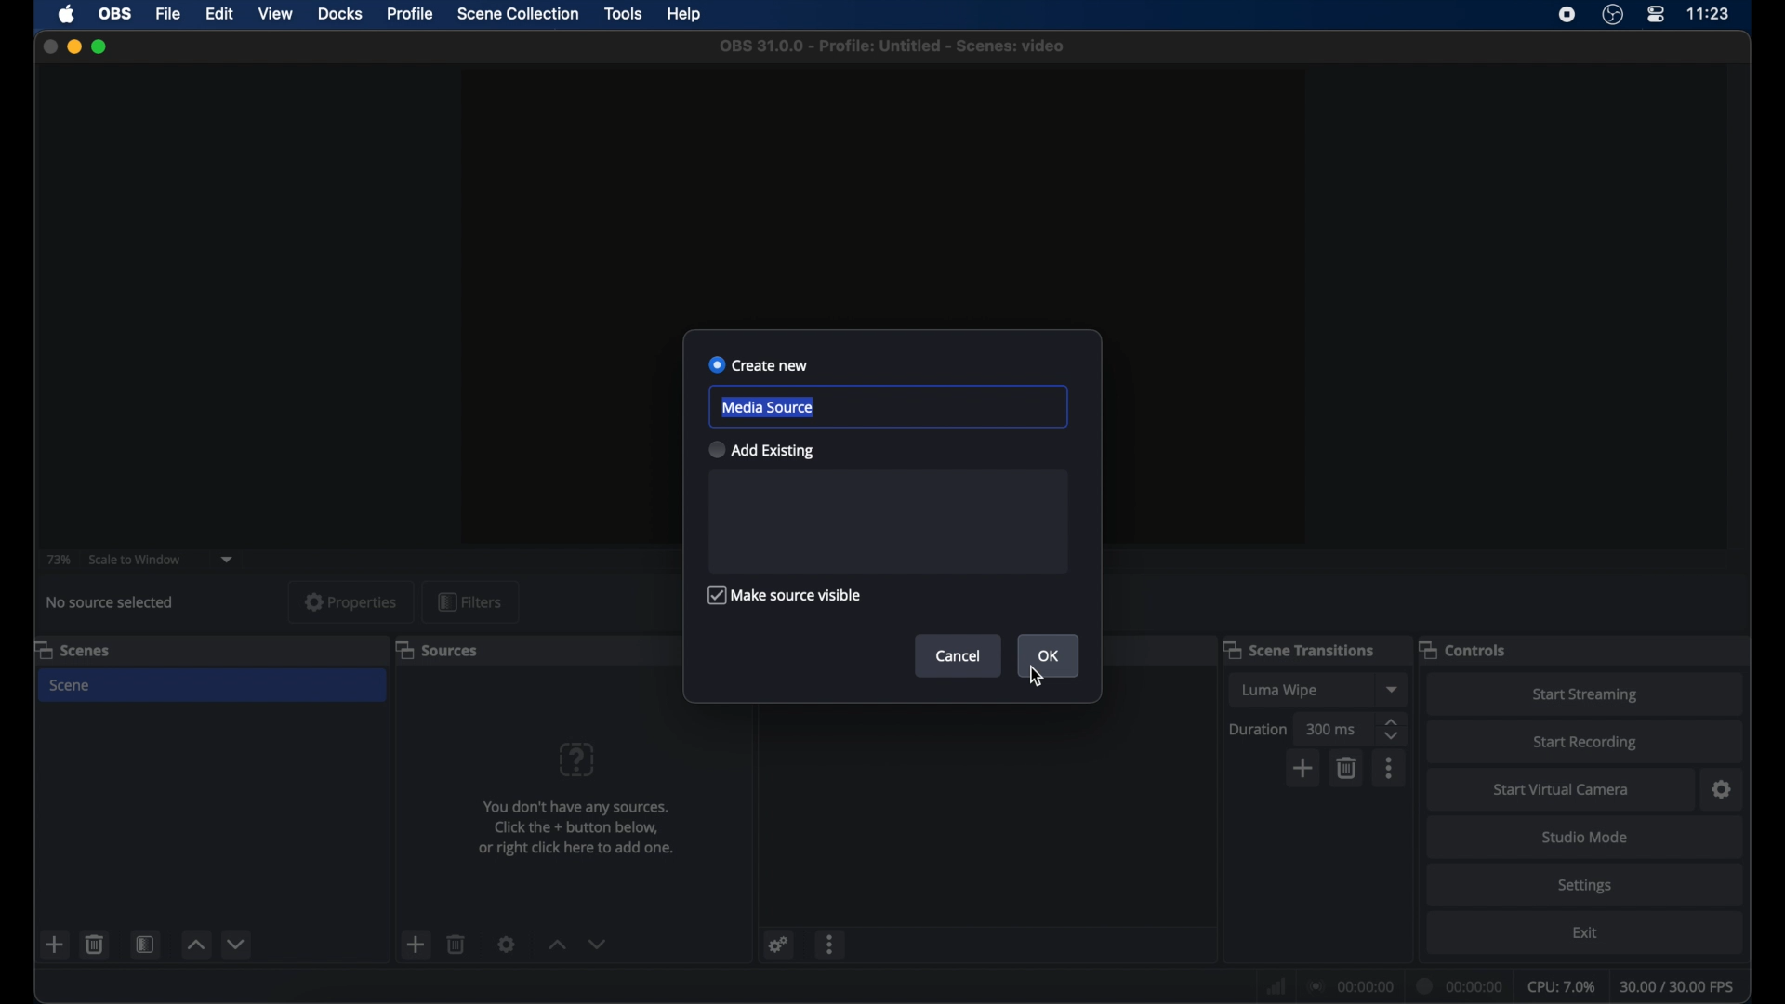  Describe the element at coordinates (1586, 886) in the screenshot. I see `settings` at that location.